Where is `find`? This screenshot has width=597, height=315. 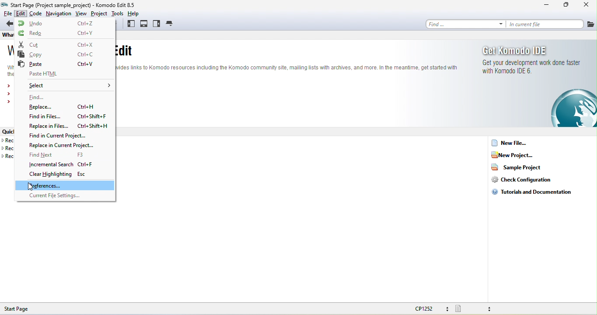 find is located at coordinates (41, 96).